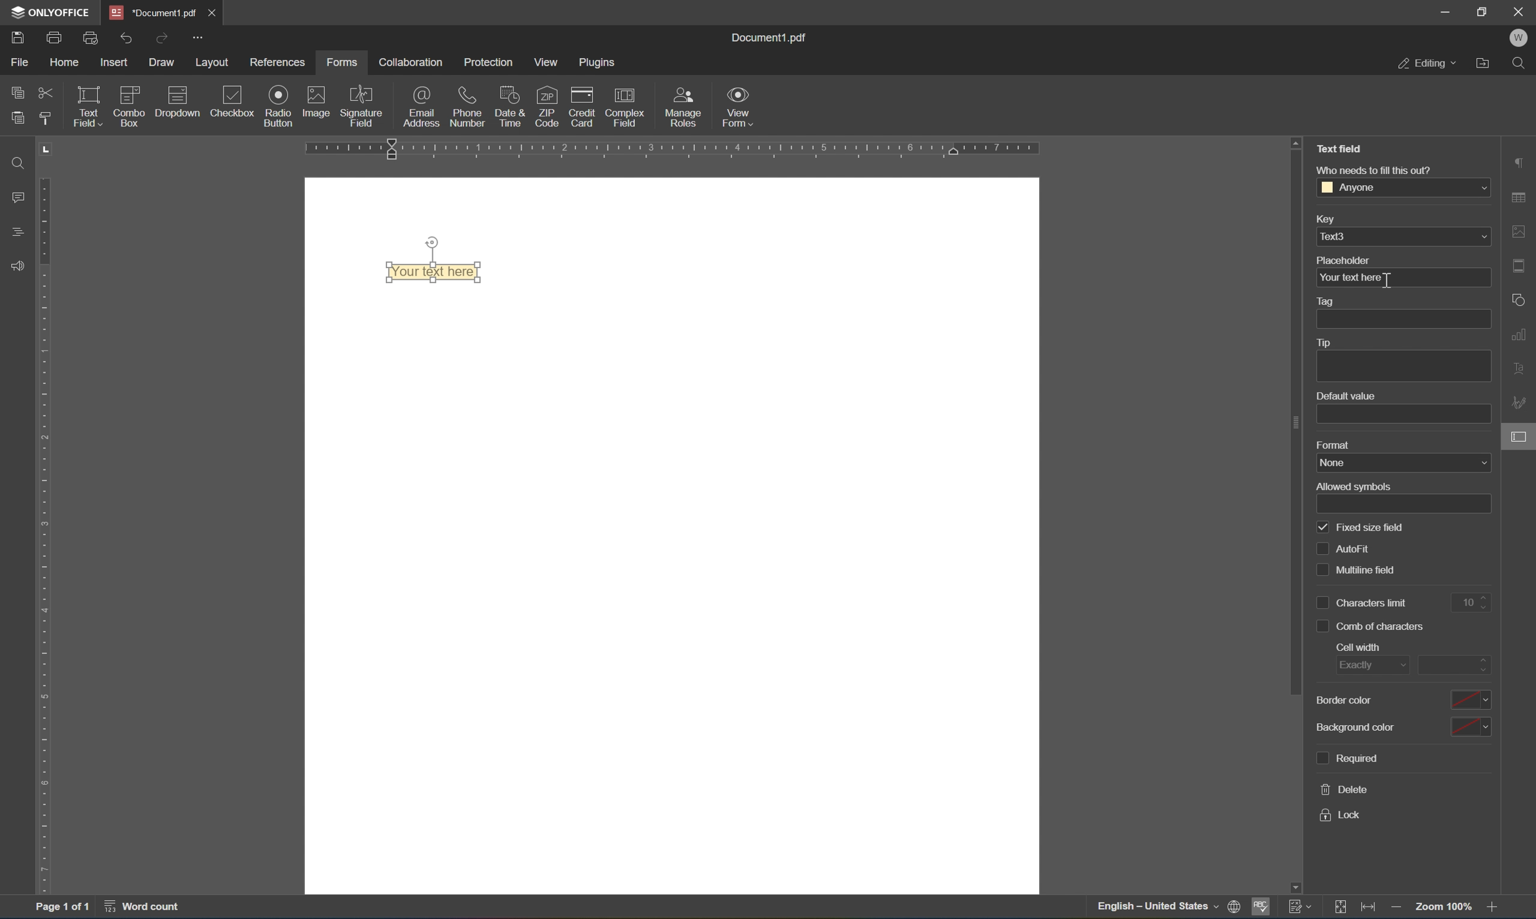 The height and width of the screenshot is (919, 1536). I want to click on complex field, so click(632, 107).